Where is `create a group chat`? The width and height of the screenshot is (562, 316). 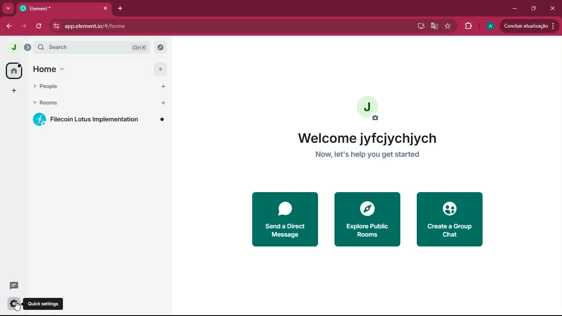
create a group chat is located at coordinates (448, 220).